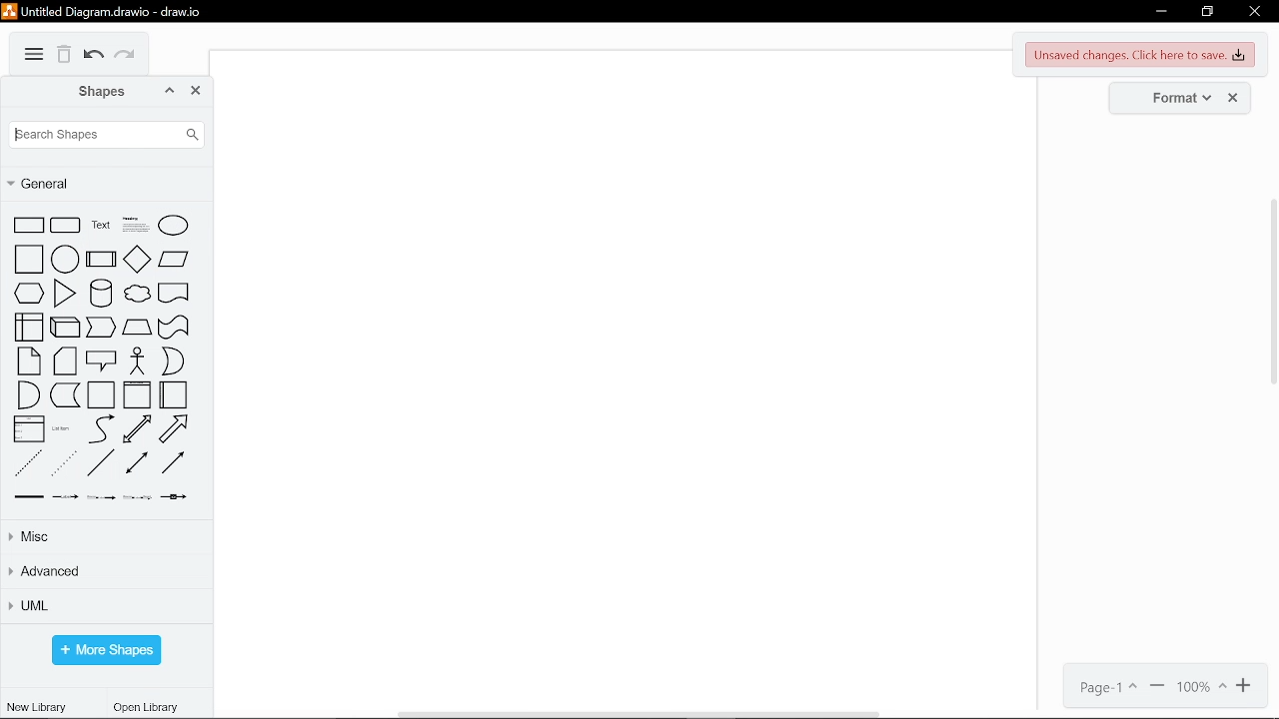 The width and height of the screenshot is (1279, 719). What do you see at coordinates (174, 228) in the screenshot?
I see `ellipse` at bounding box center [174, 228].